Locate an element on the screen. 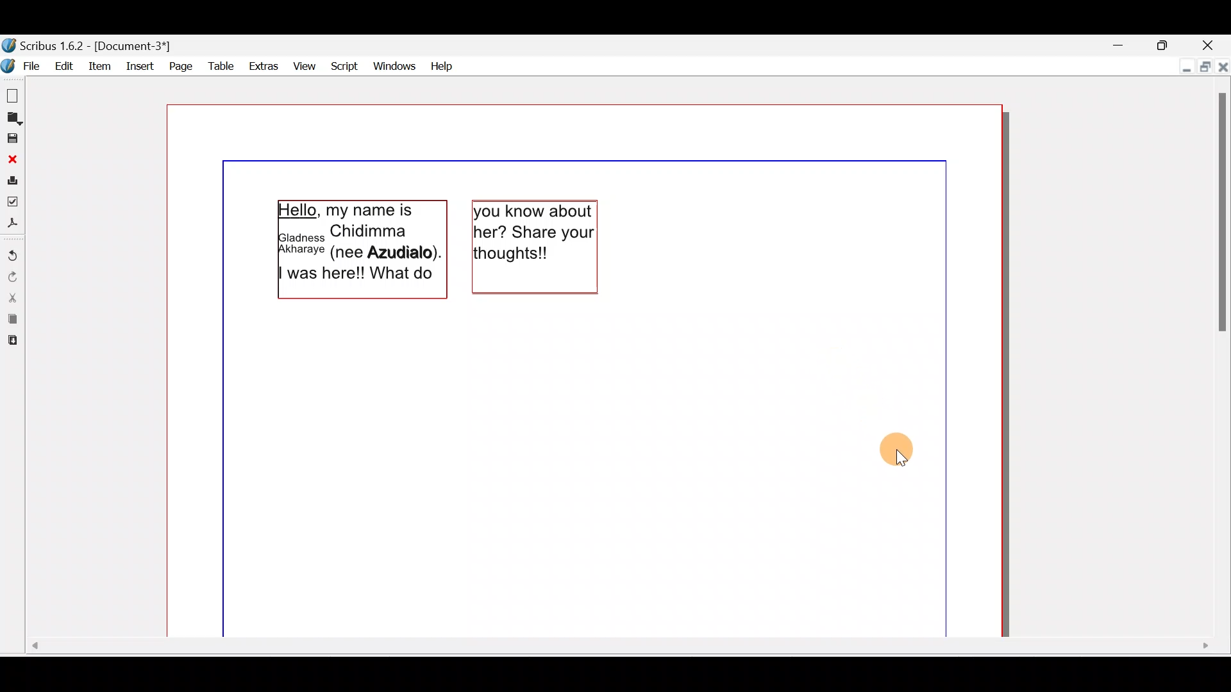  Scroll bar is located at coordinates (1219, 359).